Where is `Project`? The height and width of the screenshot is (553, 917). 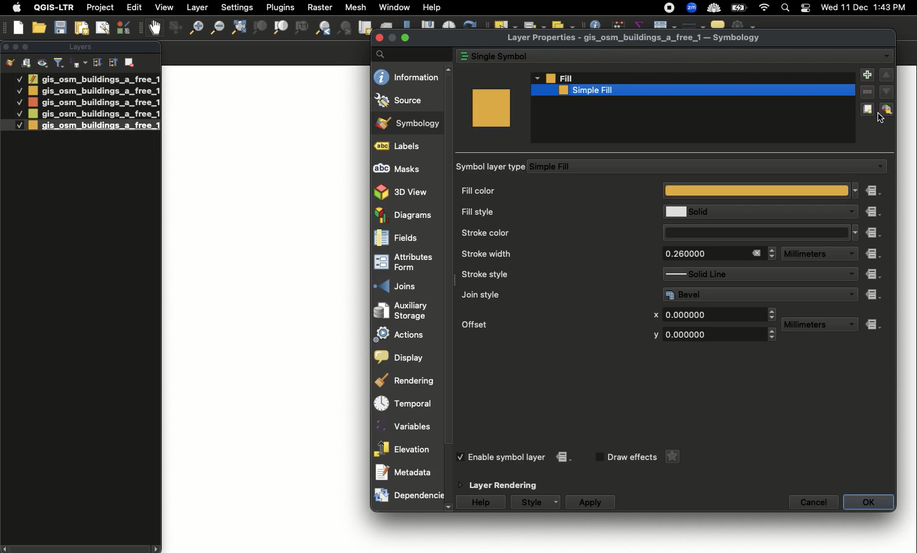 Project is located at coordinates (100, 8).